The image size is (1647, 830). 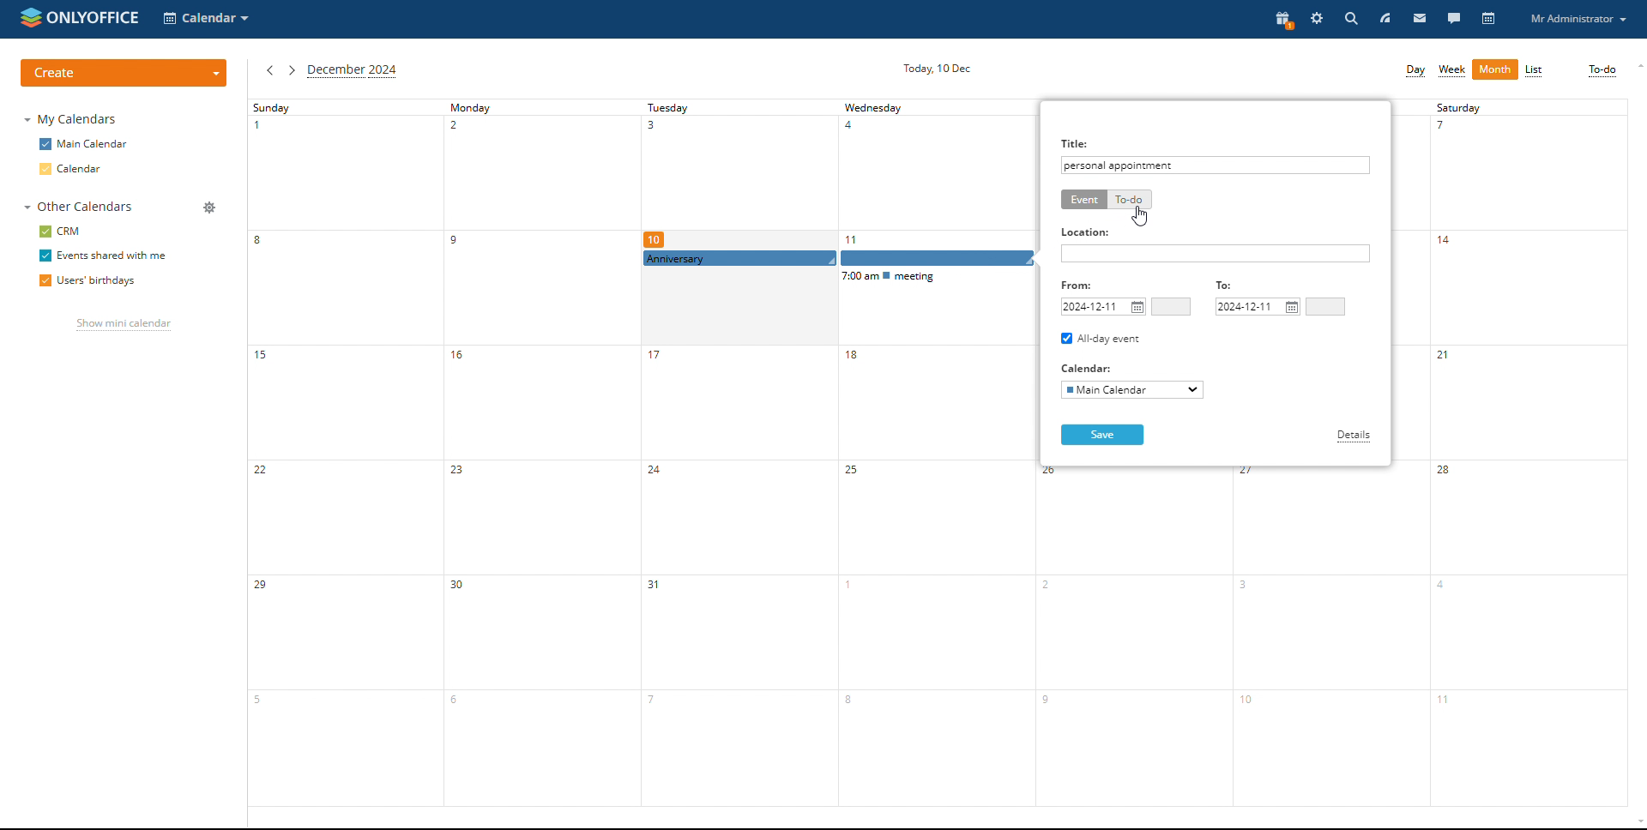 What do you see at coordinates (30, 21) in the screenshot?
I see `onlyoffice logo` at bounding box center [30, 21].